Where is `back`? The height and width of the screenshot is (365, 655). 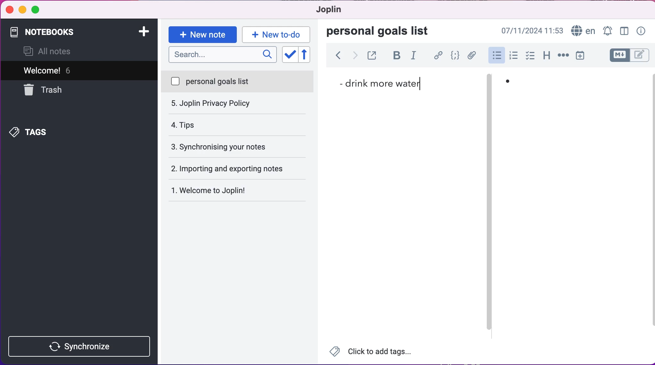 back is located at coordinates (338, 56).